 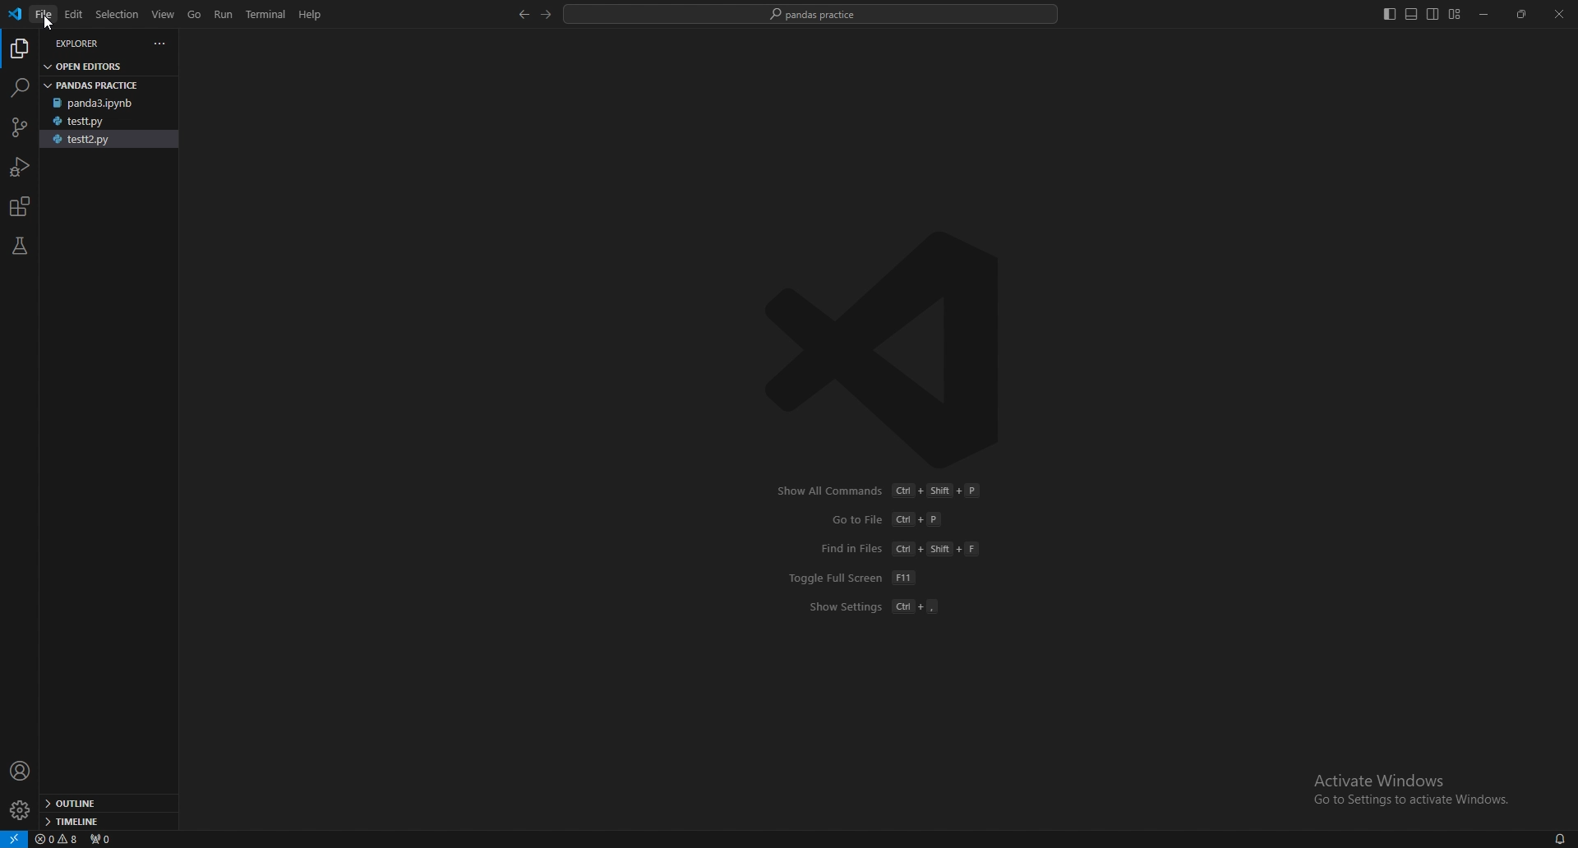 What do you see at coordinates (881, 560) in the screenshot?
I see `Show All Commands Ct + Shift + P
GotoFile Cl +P
Find in Files (Ct + Shit + F
Toggle Full Screen [FT
Show Settings (Cl +,` at bounding box center [881, 560].